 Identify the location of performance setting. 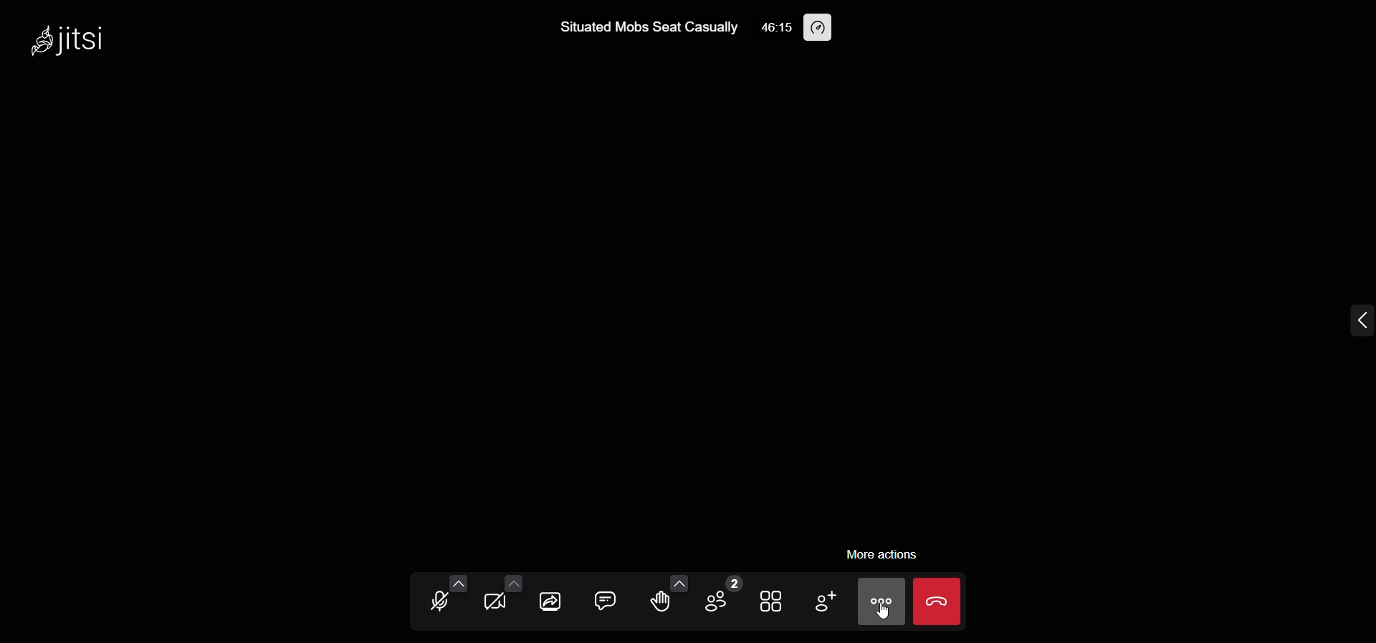
(818, 29).